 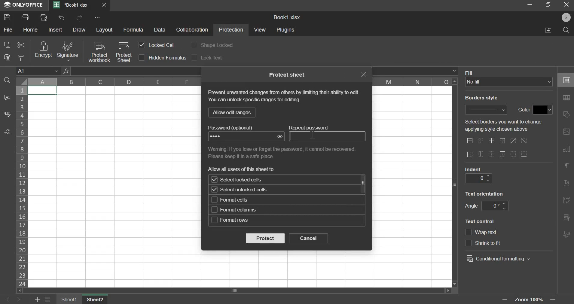 What do you see at coordinates (79, 18) in the screenshot?
I see `redo` at bounding box center [79, 18].